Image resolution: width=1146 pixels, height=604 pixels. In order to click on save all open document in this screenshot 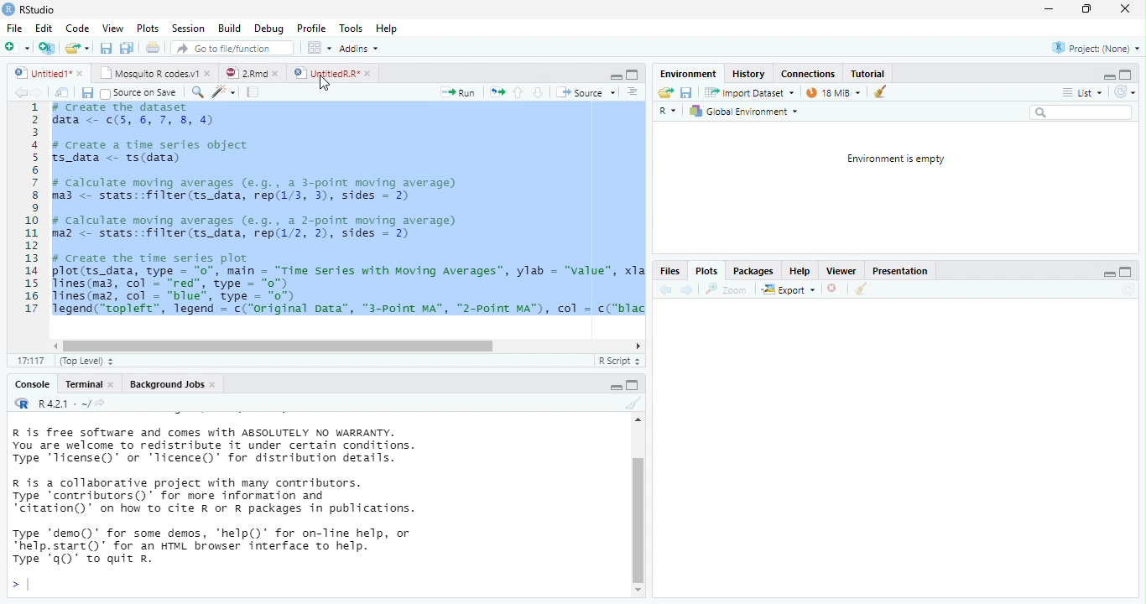, I will do `click(106, 48)`.